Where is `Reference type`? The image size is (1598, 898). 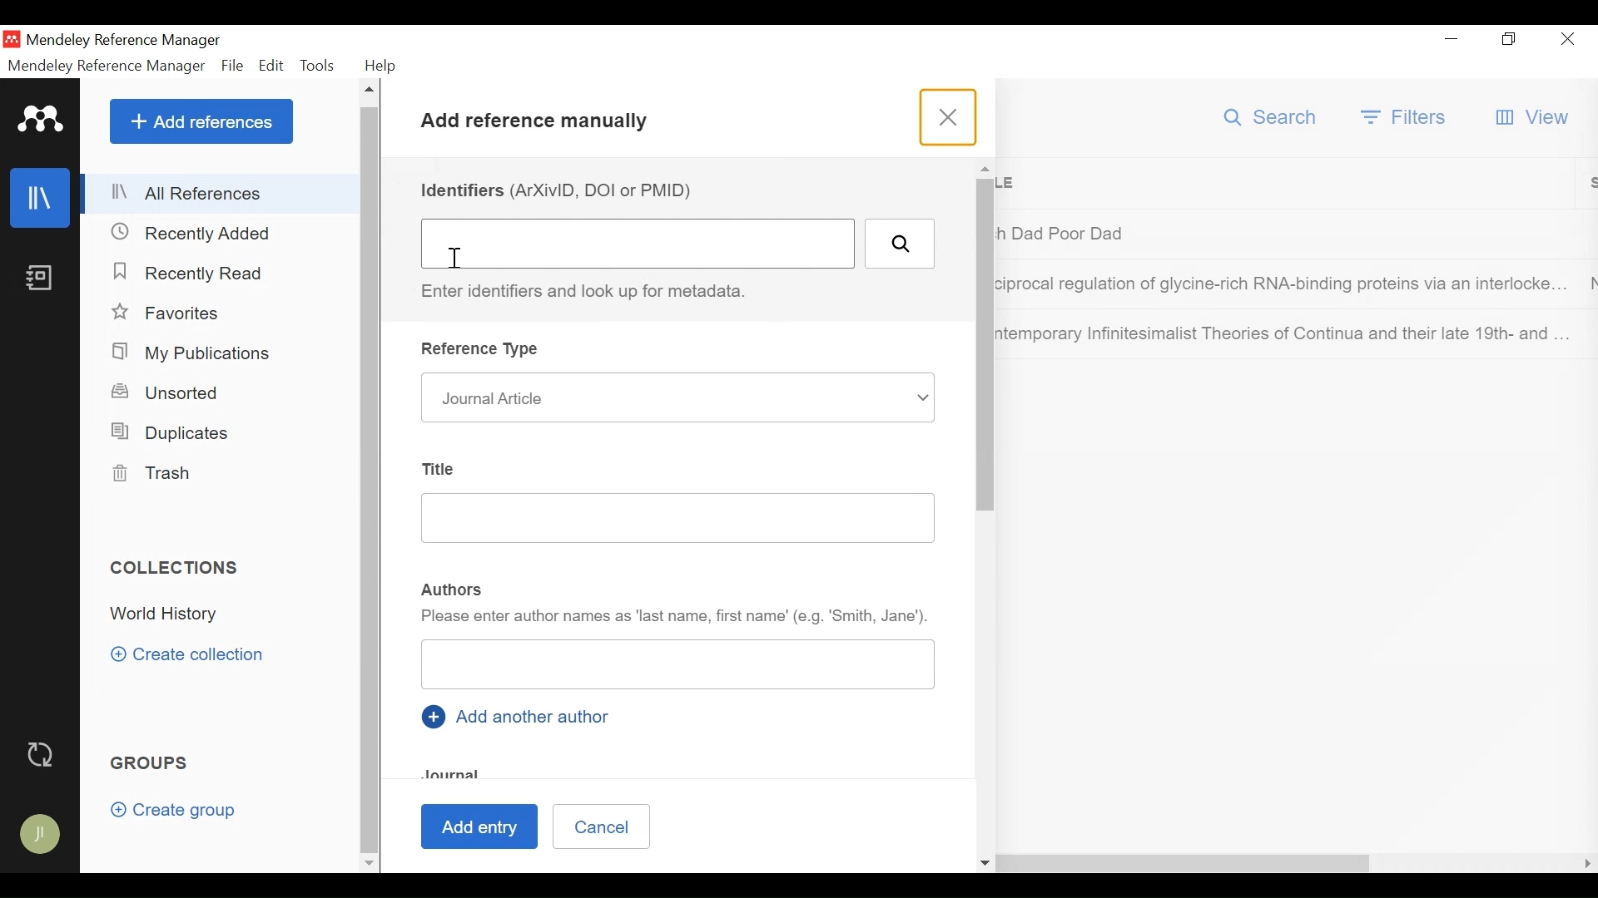 Reference type is located at coordinates (484, 351).